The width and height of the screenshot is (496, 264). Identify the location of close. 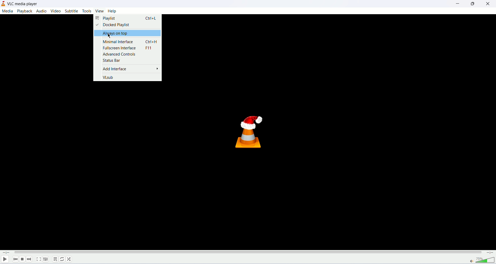
(489, 4).